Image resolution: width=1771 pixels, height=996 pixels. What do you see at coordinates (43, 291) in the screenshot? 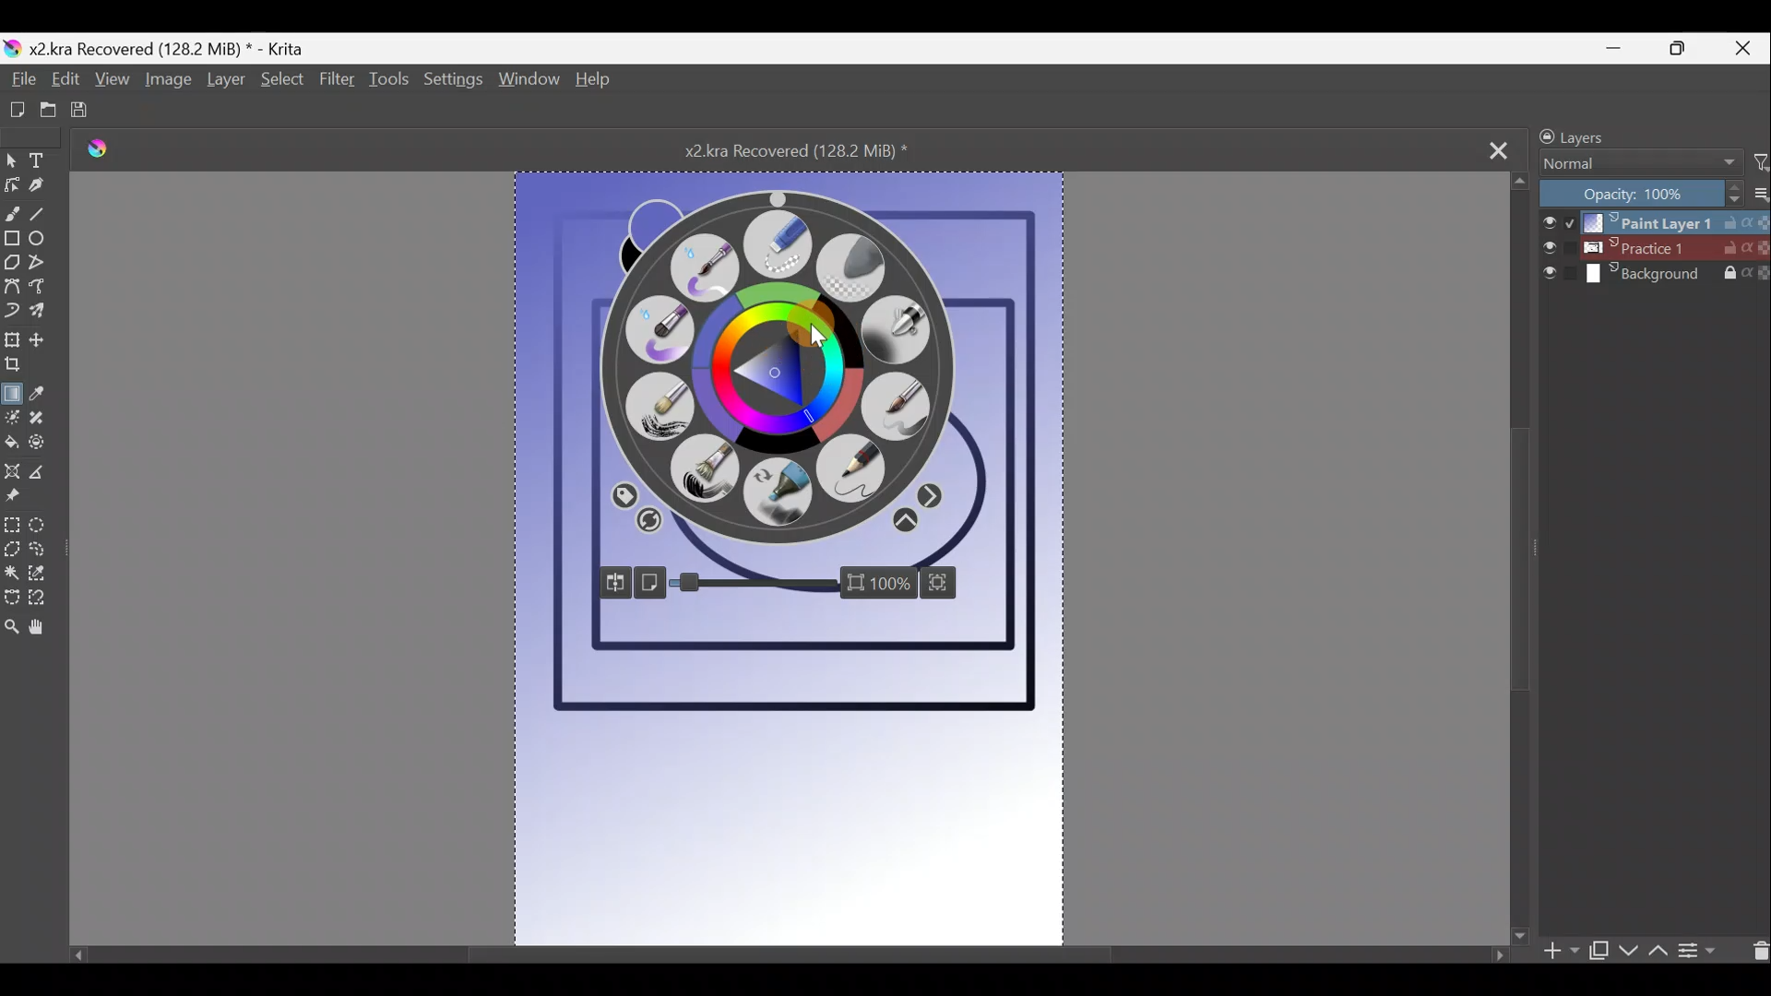
I see `Freehand path tool` at bounding box center [43, 291].